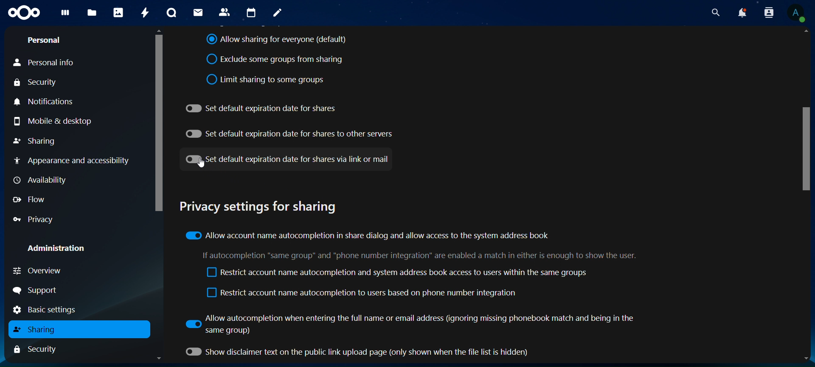 This screenshot has width=815, height=367. Describe the element at coordinates (768, 13) in the screenshot. I see `search contacts` at that location.